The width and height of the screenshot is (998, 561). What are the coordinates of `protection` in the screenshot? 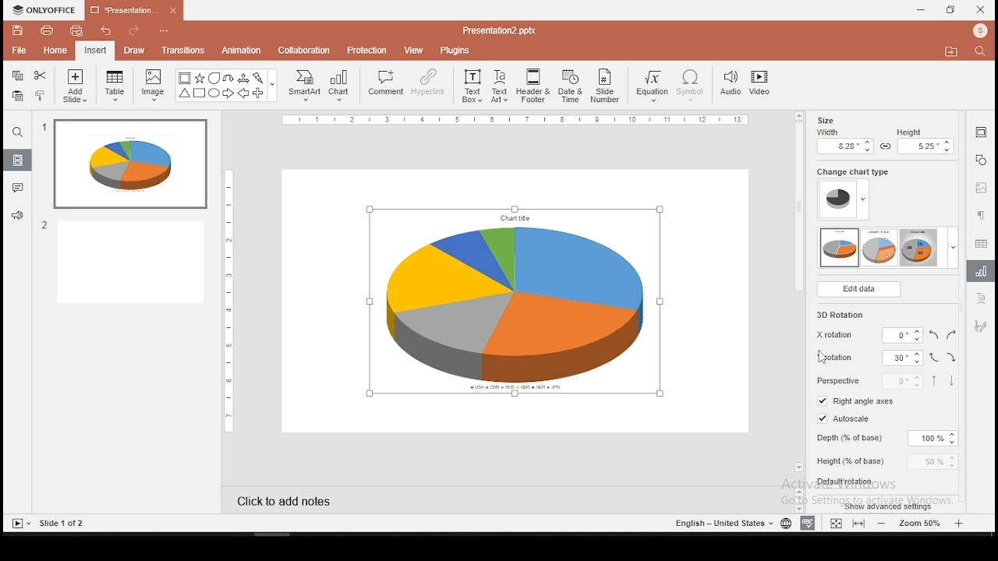 It's located at (368, 51).